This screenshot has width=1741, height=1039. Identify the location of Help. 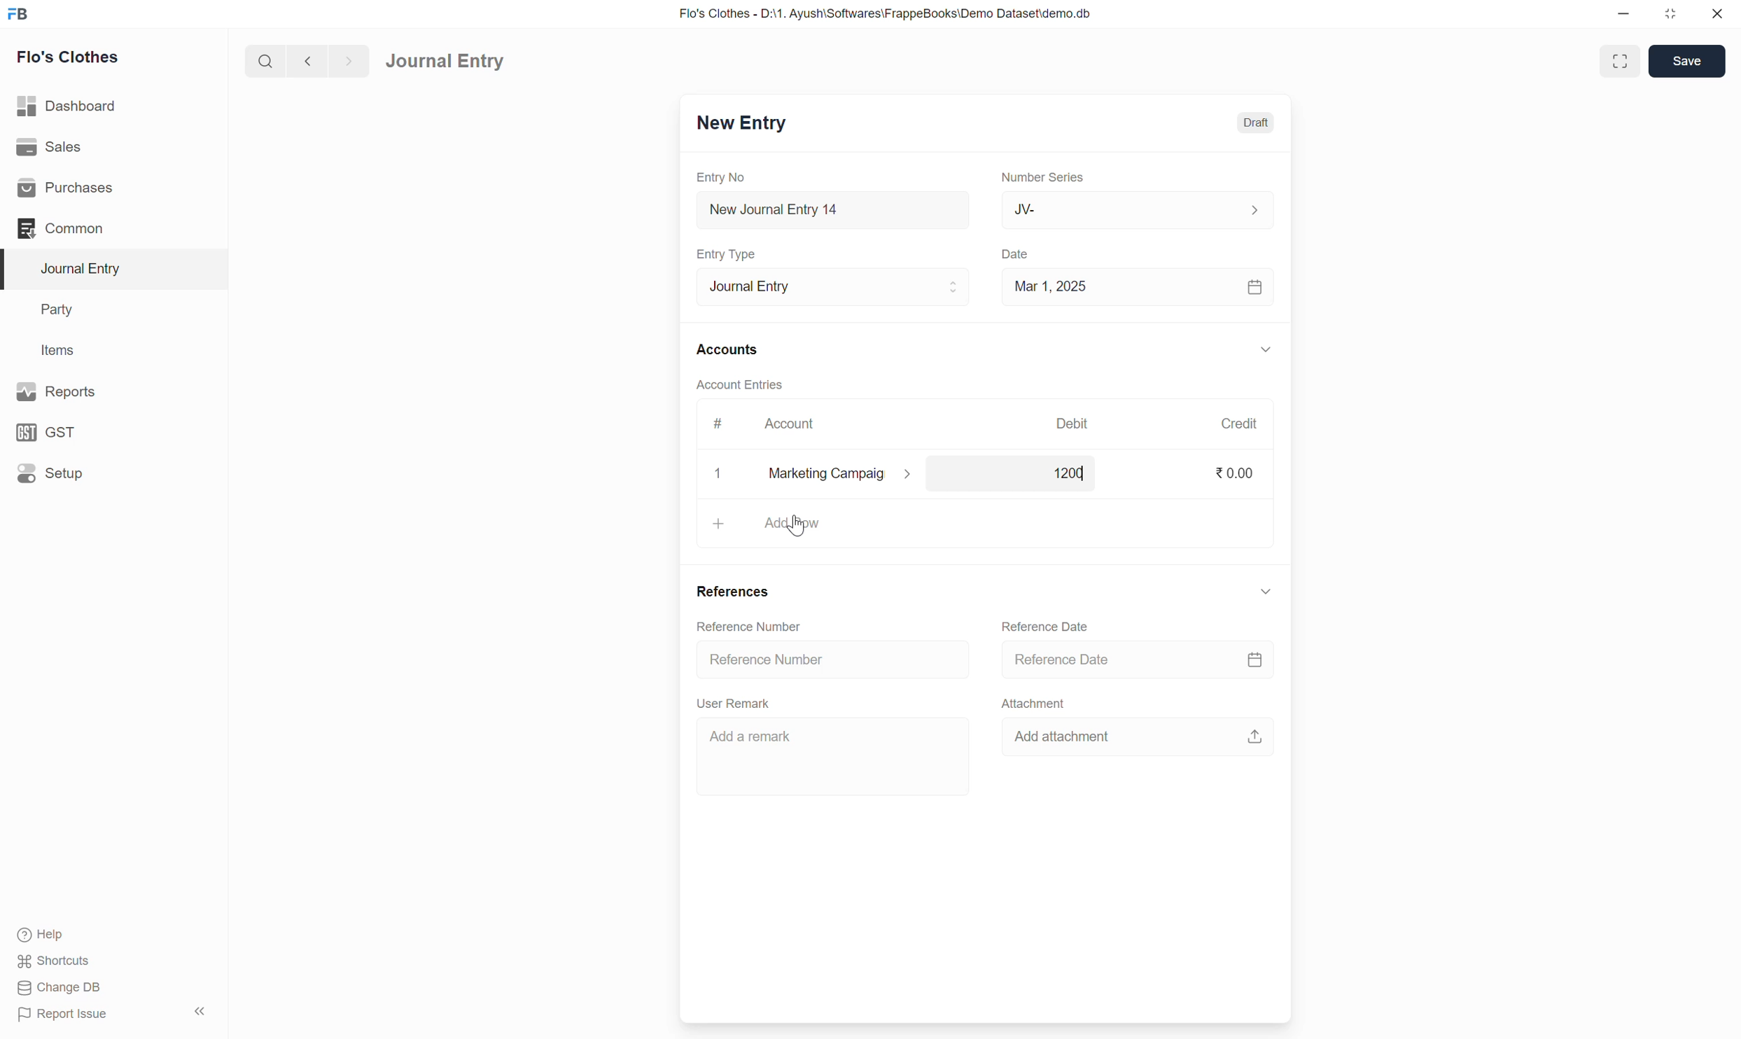
(44, 935).